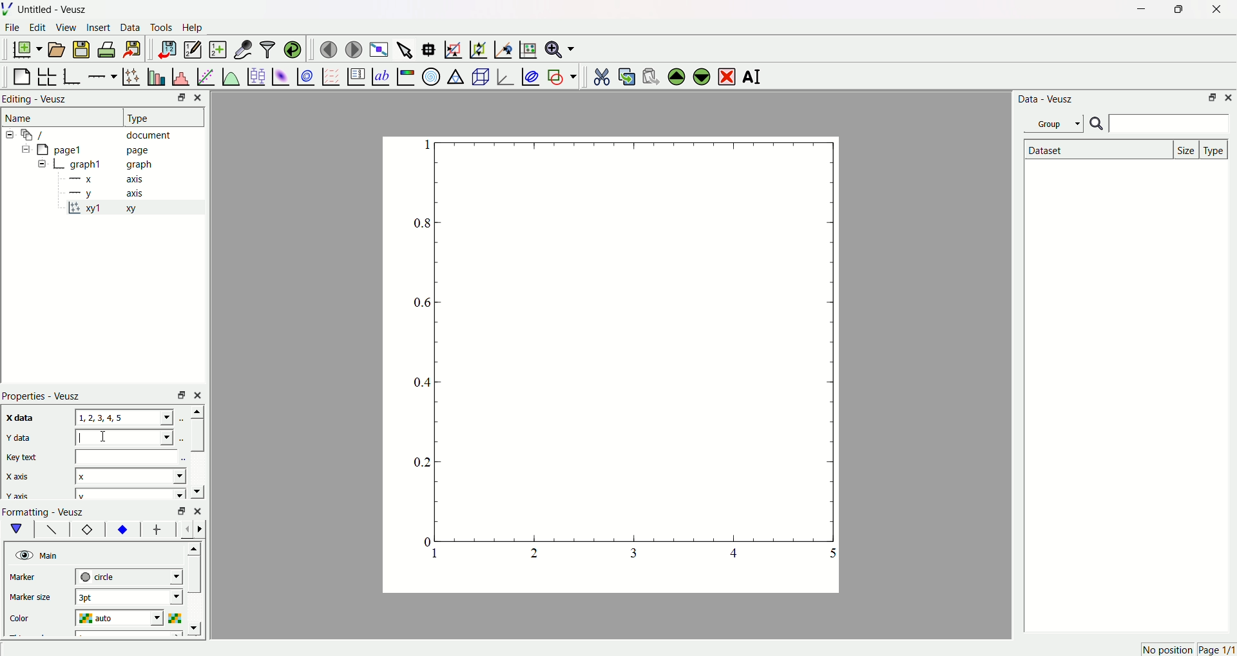  I want to click on histogram, so click(180, 75).